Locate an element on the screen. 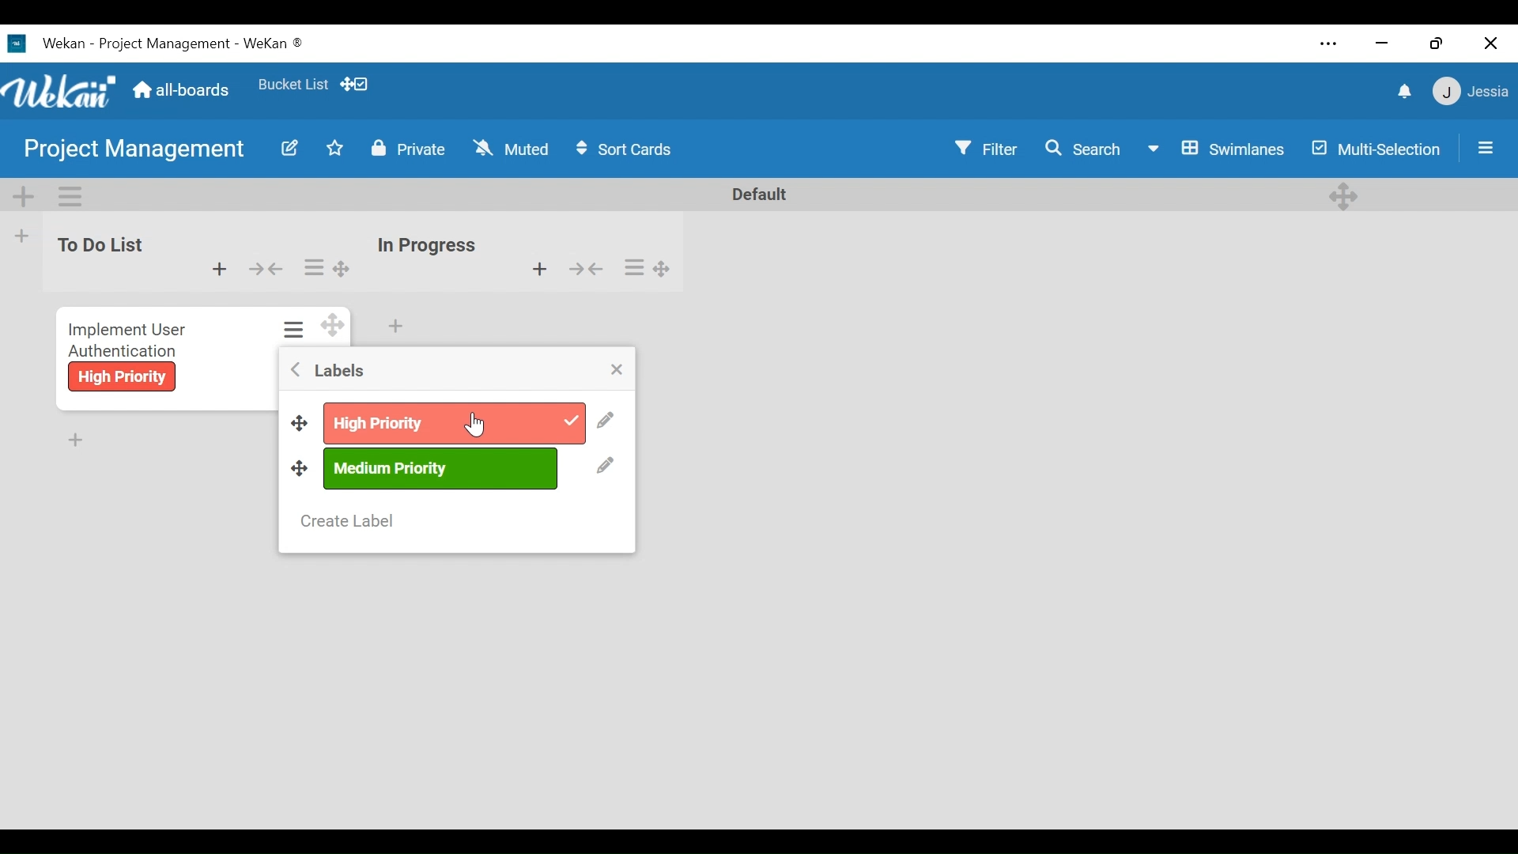 The width and height of the screenshot is (1518, 854). add swimlane is located at coordinates (25, 198).